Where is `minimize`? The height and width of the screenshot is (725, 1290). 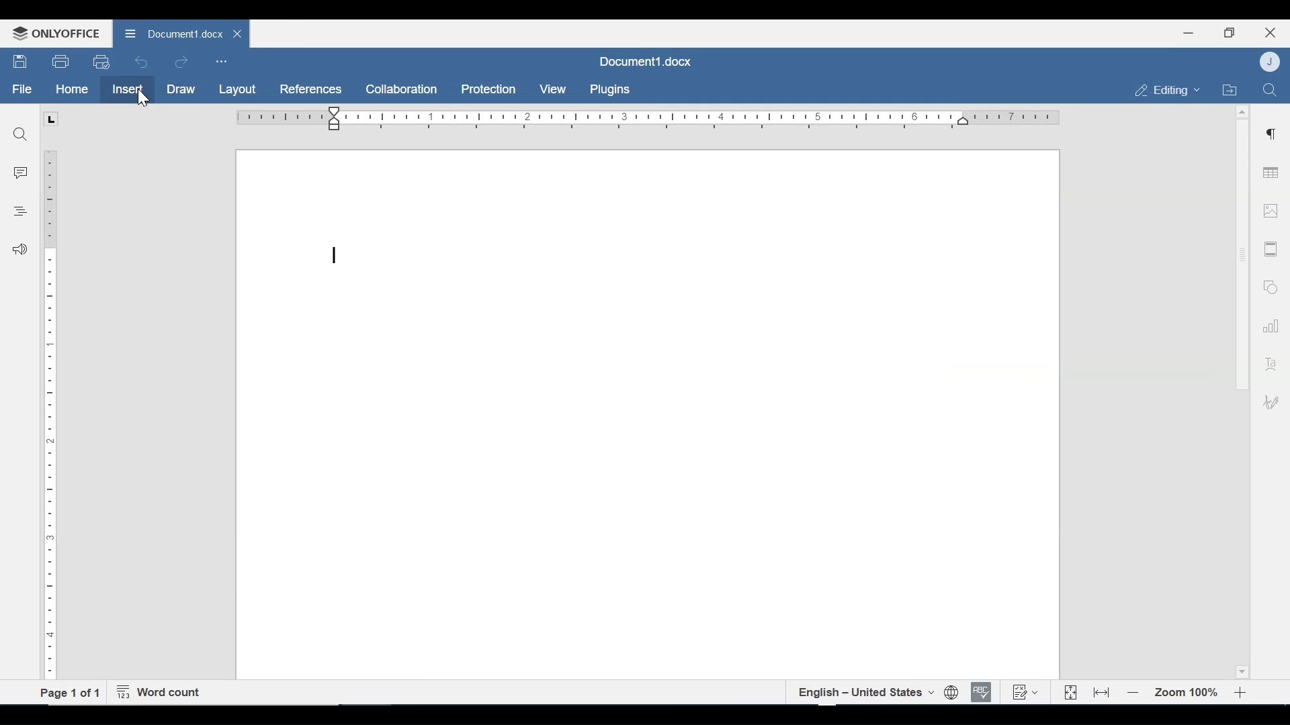
minimize is located at coordinates (1189, 32).